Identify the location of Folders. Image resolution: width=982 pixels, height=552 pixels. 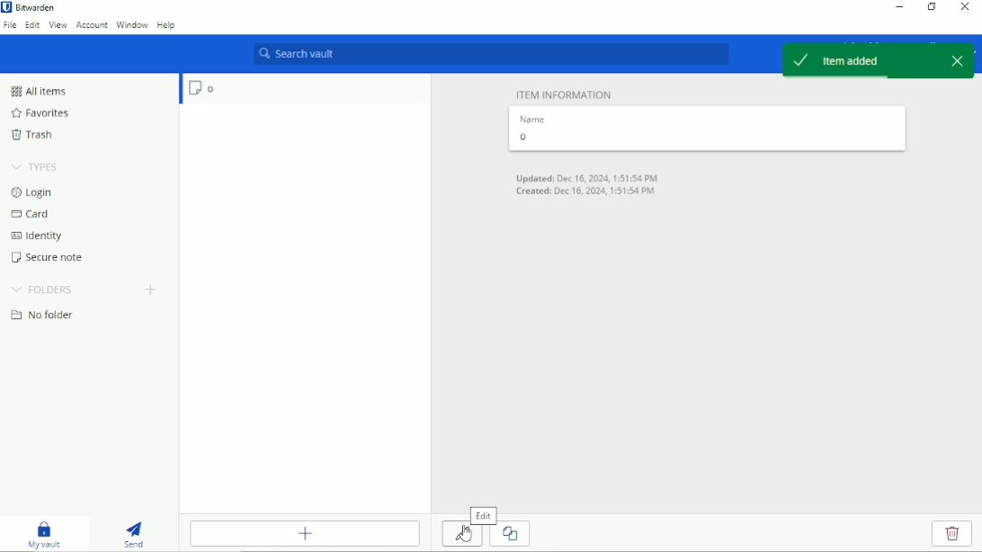
(43, 289).